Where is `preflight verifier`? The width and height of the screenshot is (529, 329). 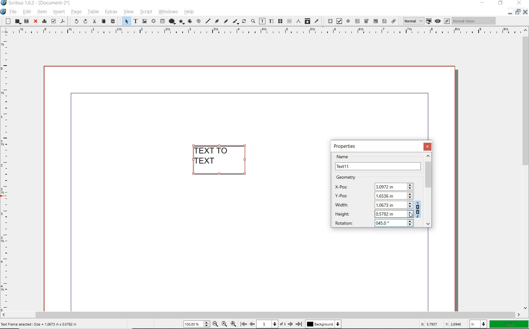 preflight verifier is located at coordinates (53, 22).